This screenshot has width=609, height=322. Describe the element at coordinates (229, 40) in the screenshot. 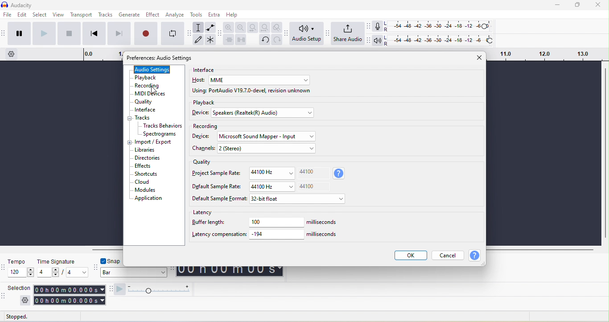

I see `trim audio outside selection` at that location.